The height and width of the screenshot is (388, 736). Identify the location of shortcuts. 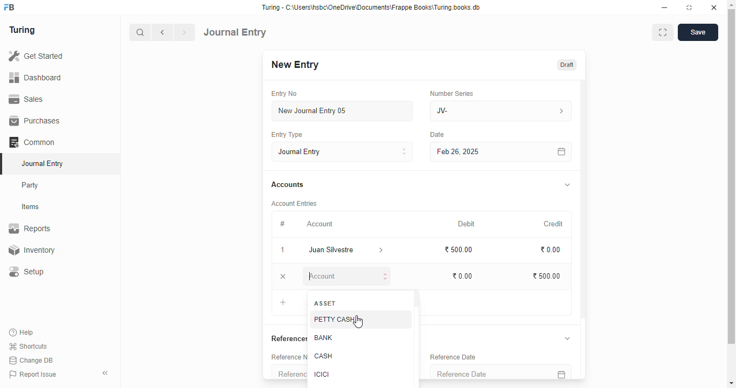
(28, 347).